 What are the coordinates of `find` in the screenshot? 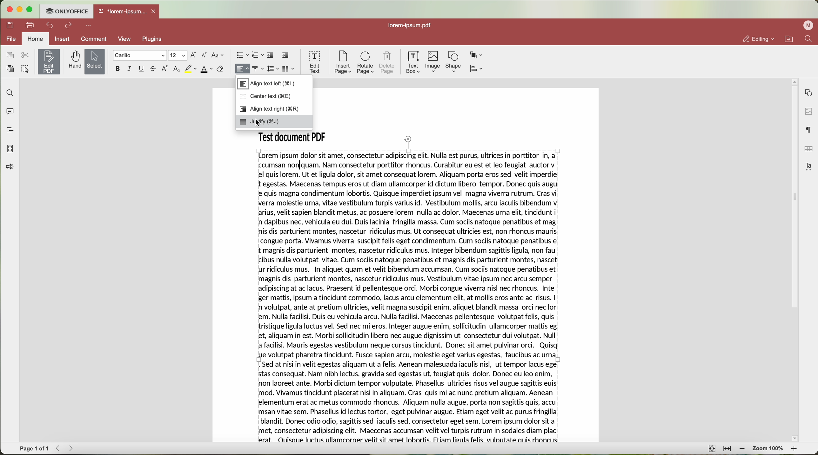 It's located at (10, 93).